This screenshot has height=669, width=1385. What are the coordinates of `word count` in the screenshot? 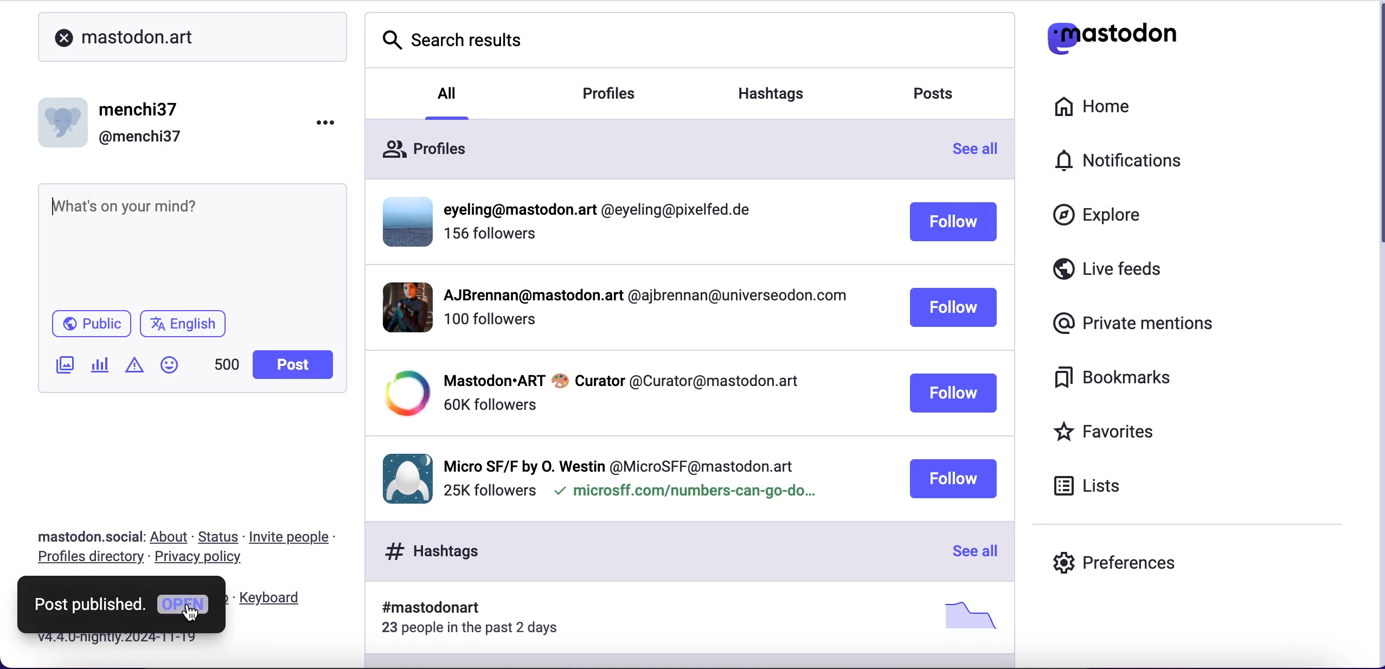 It's located at (227, 365).